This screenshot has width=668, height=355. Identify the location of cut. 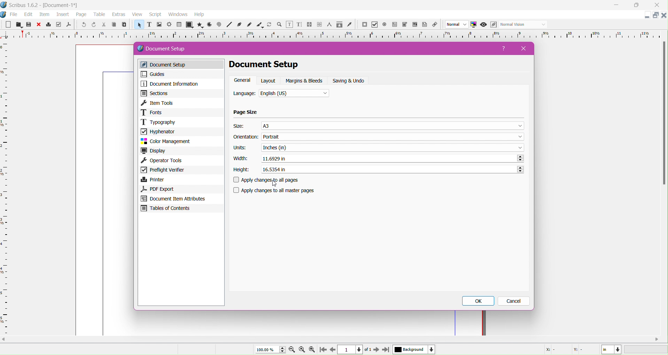
(103, 25).